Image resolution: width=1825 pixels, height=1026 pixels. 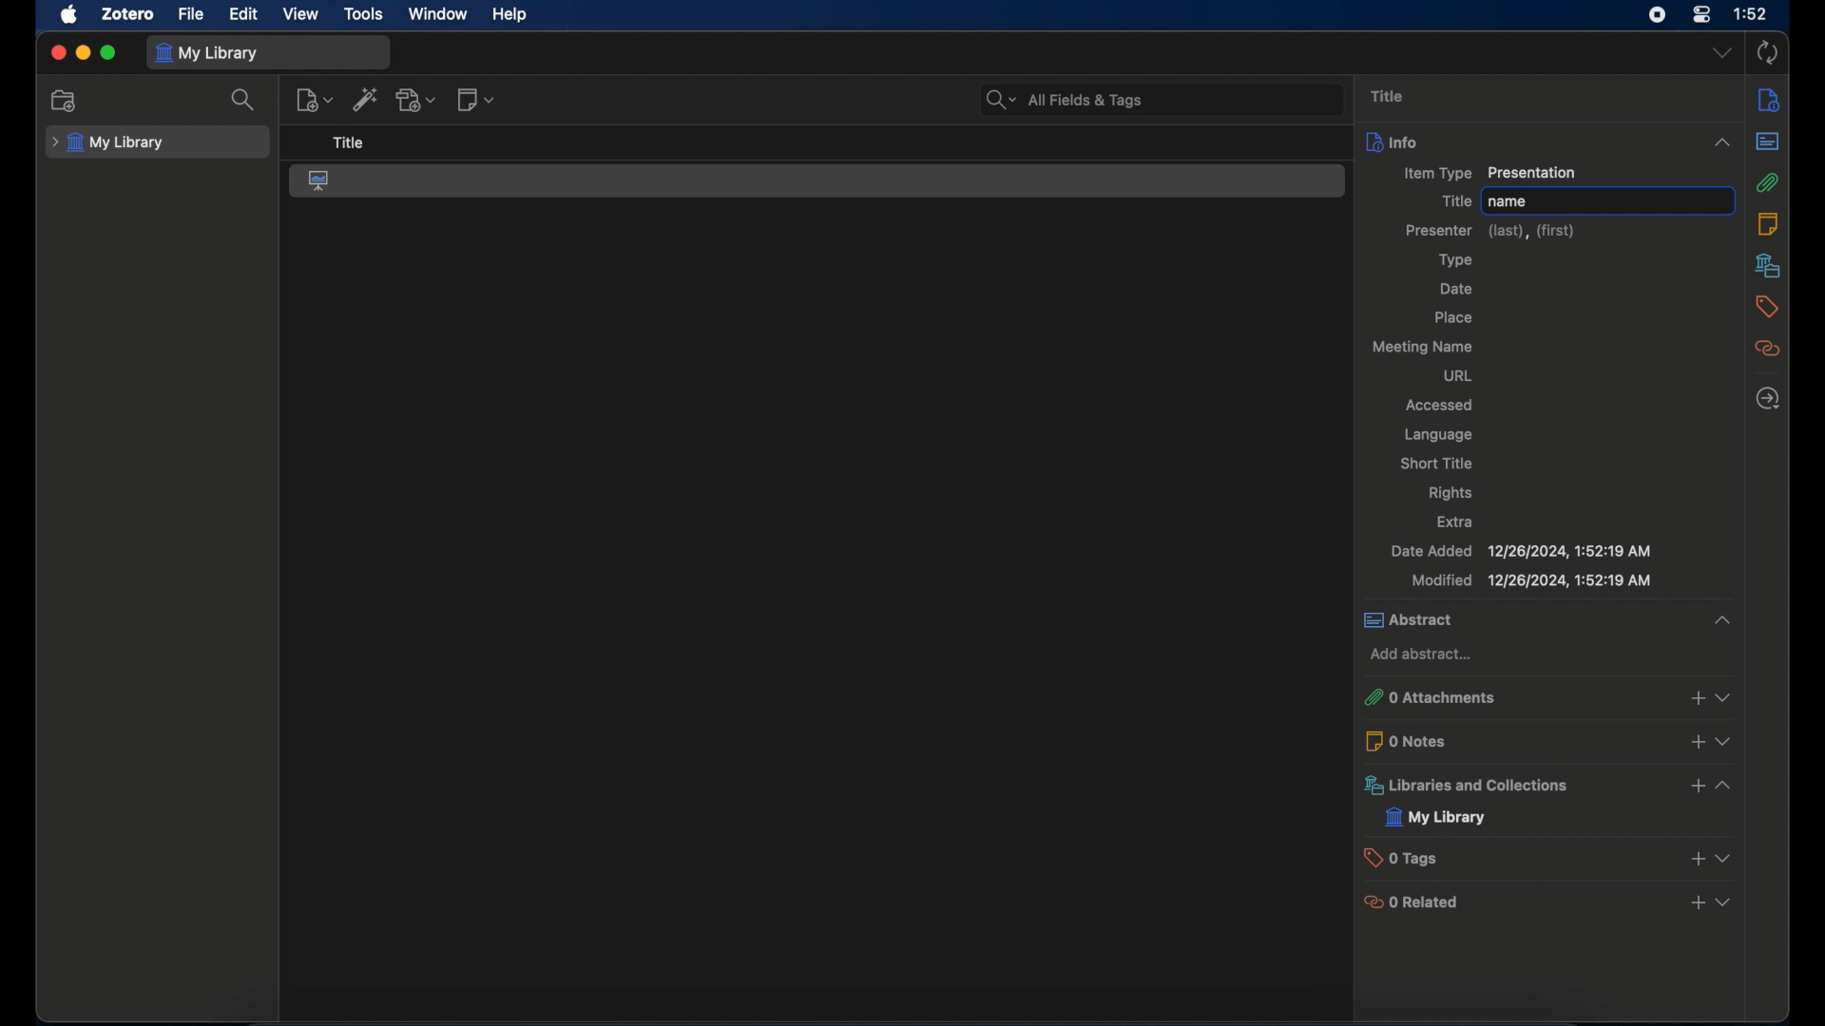 I want to click on tags, so click(x=1768, y=307).